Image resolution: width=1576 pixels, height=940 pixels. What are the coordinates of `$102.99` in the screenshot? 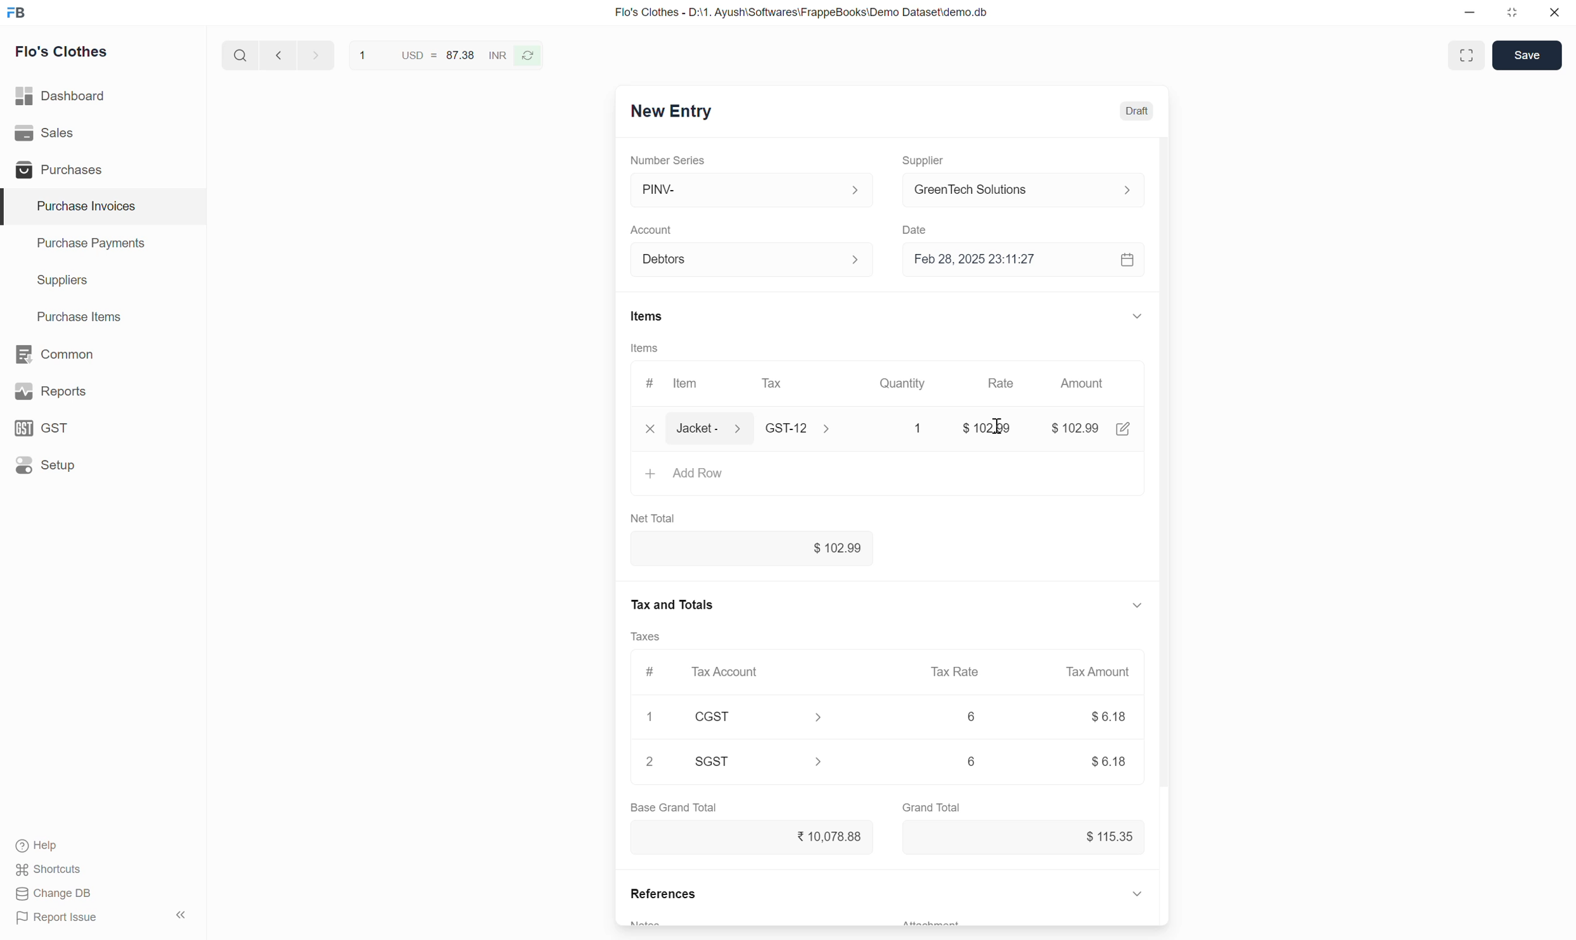 It's located at (752, 548).